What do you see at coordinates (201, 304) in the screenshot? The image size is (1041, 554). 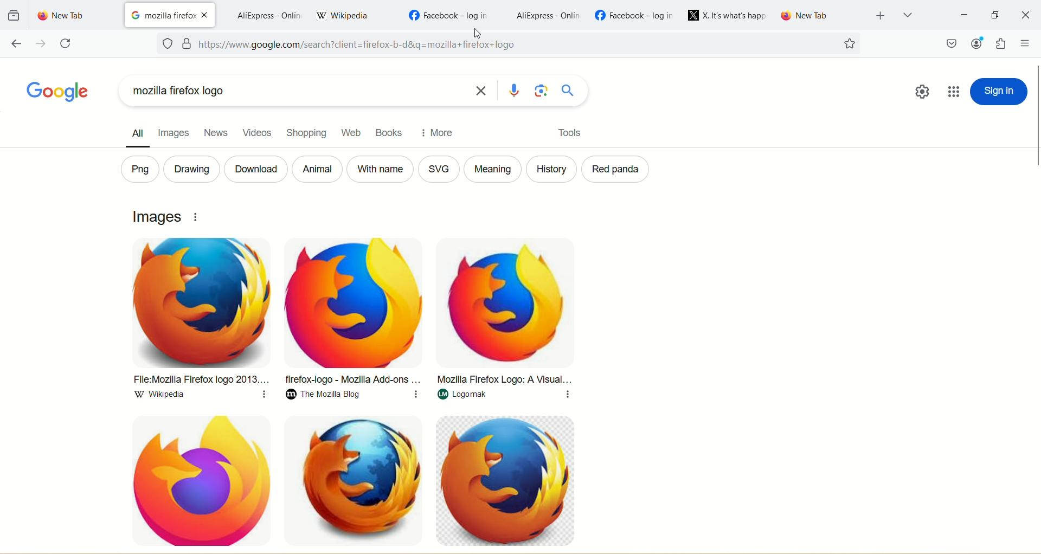 I see `Image` at bounding box center [201, 304].